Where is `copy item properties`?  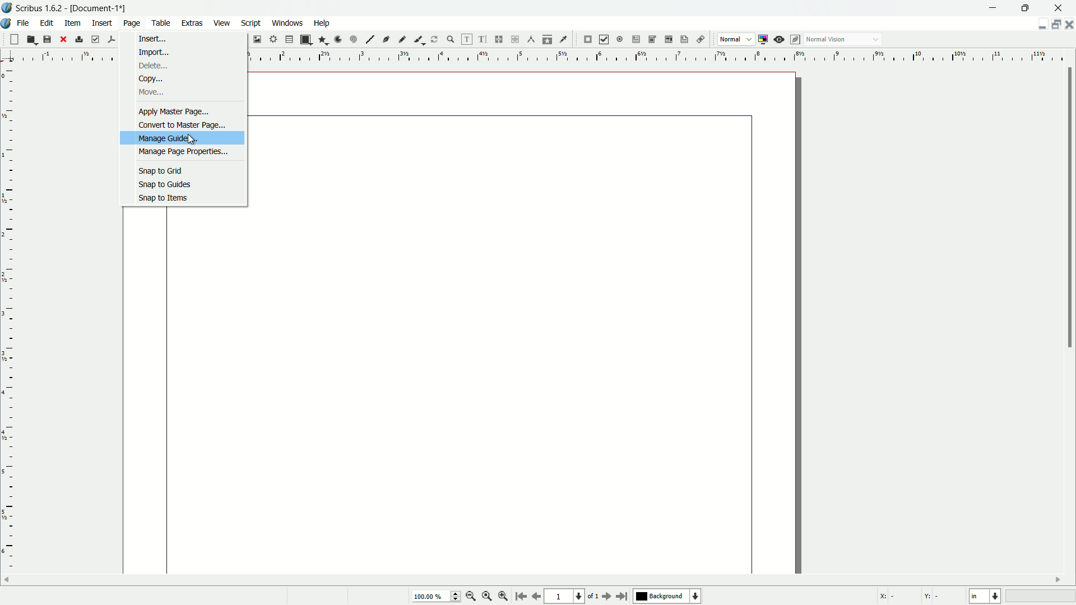 copy item properties is located at coordinates (548, 39).